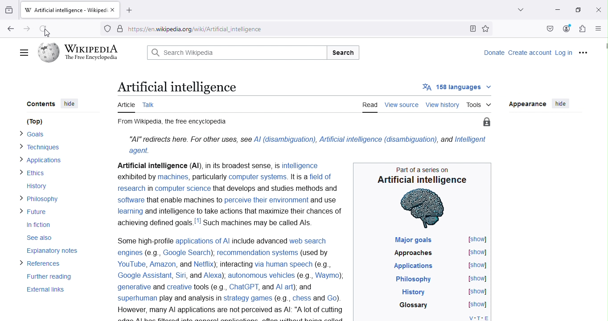 This screenshot has height=321, width=608. Describe the element at coordinates (531, 154) in the screenshot. I see `Standard` at that location.